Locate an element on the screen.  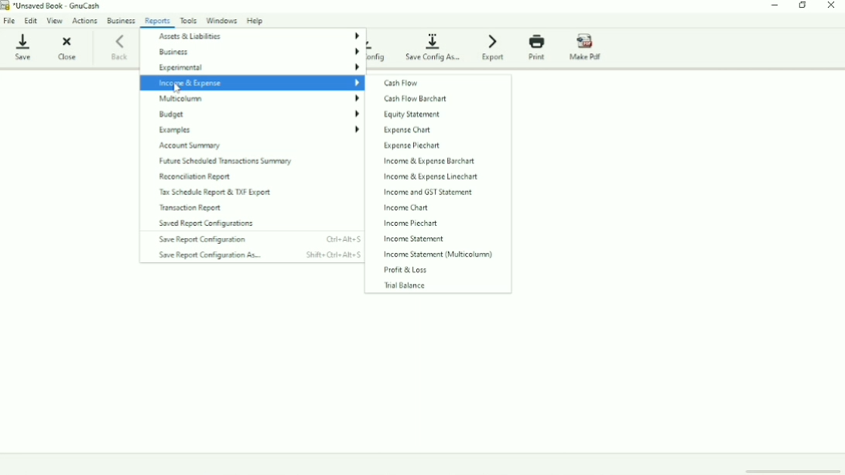
Close is located at coordinates (831, 6).